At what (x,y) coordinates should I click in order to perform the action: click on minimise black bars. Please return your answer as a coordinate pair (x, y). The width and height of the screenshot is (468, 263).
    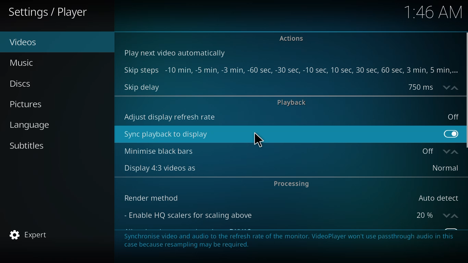
    Looking at the image, I should click on (160, 151).